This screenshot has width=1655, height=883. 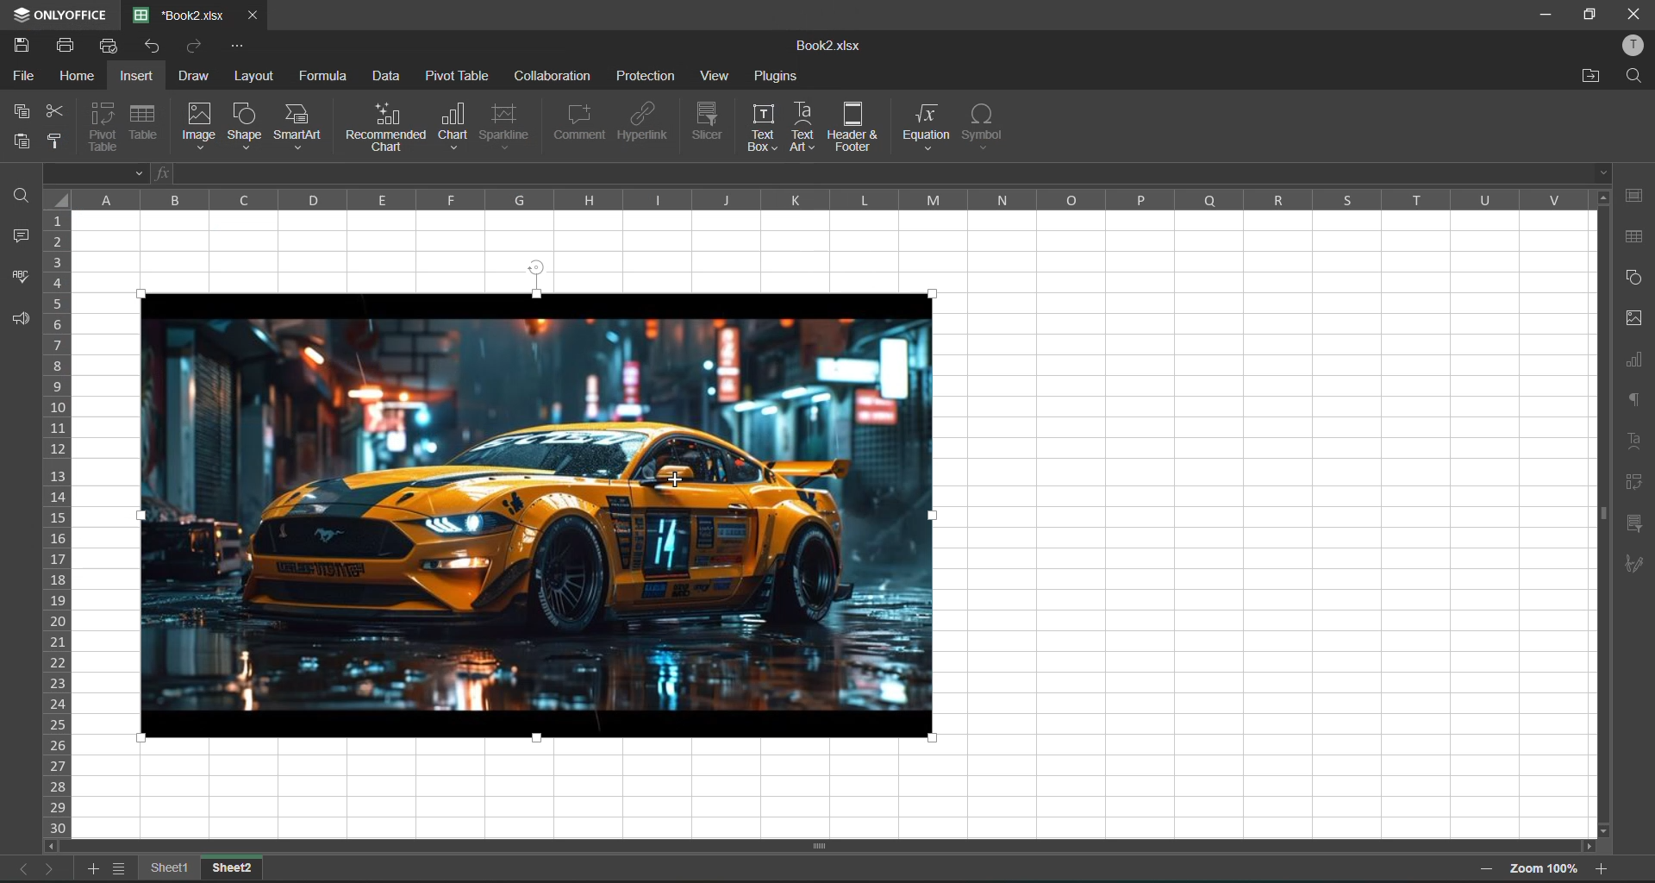 I want to click on insert, so click(x=143, y=74).